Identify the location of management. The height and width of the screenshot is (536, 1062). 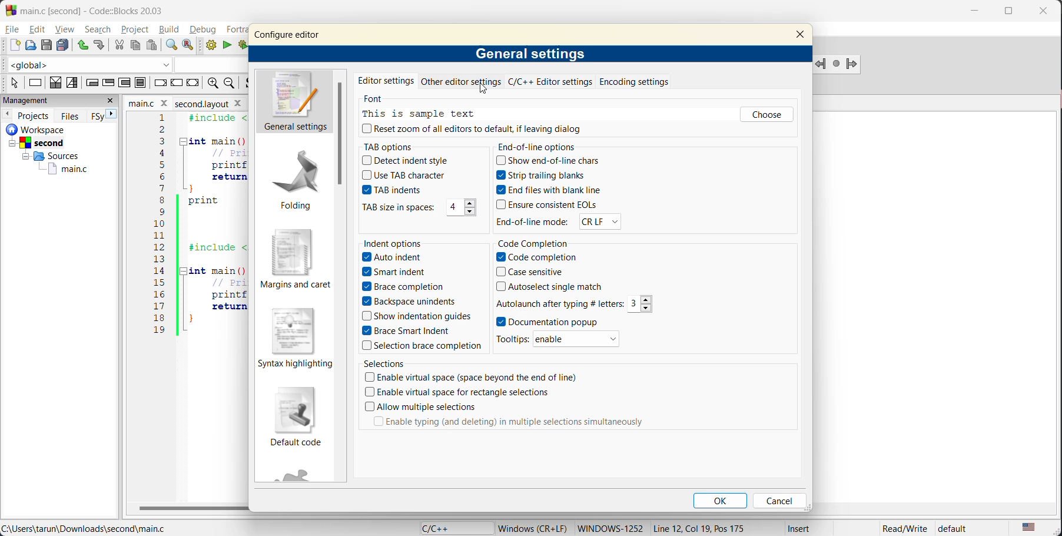
(45, 100).